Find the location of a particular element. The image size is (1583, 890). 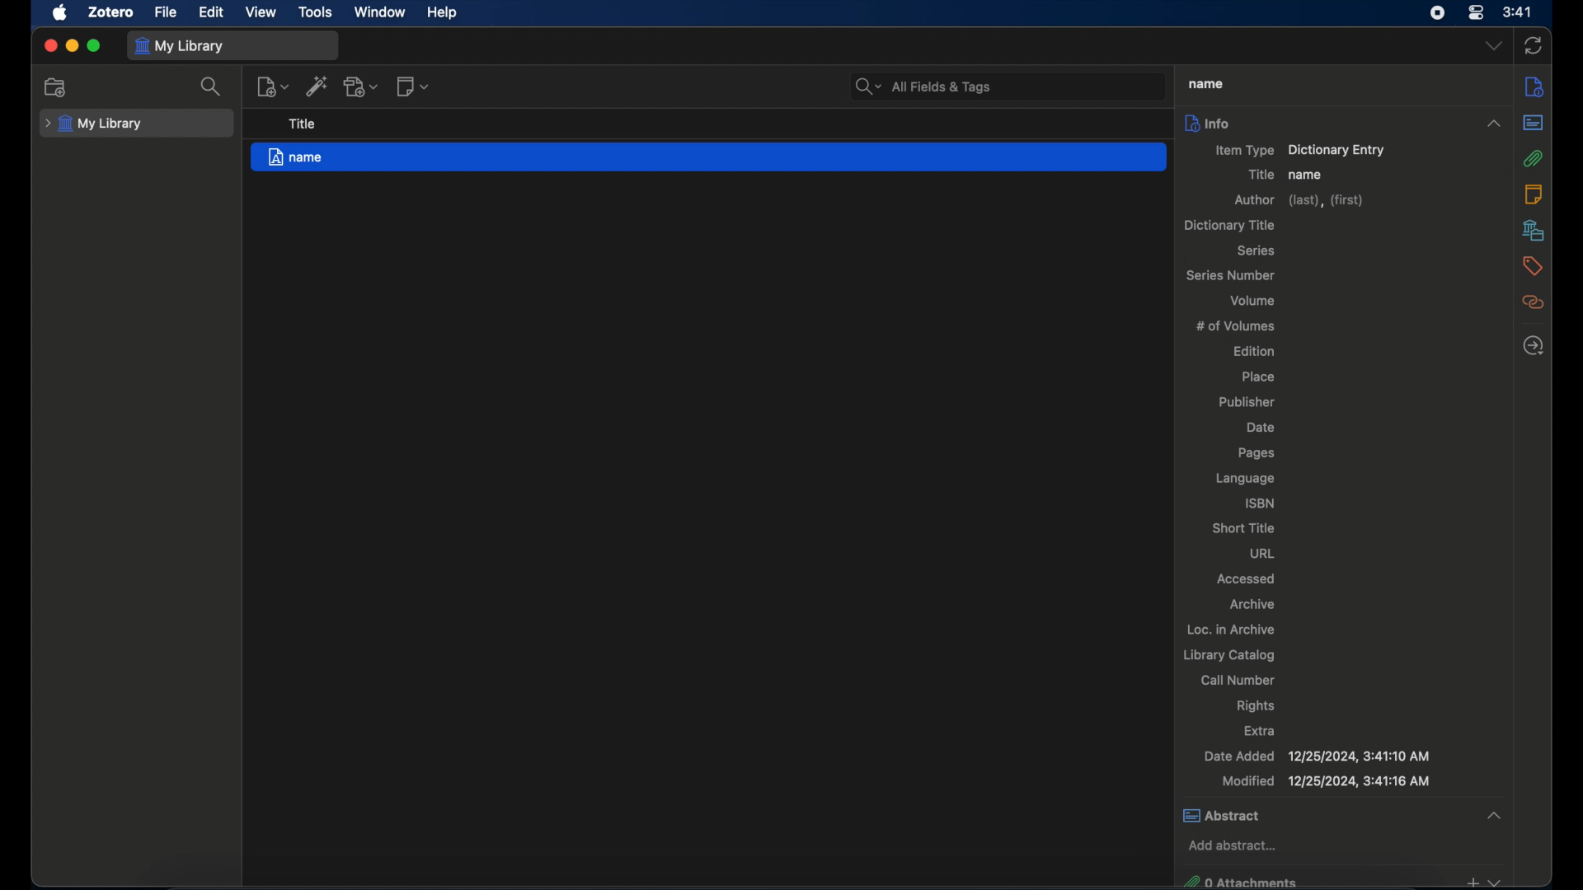

add attachment is located at coordinates (361, 87).